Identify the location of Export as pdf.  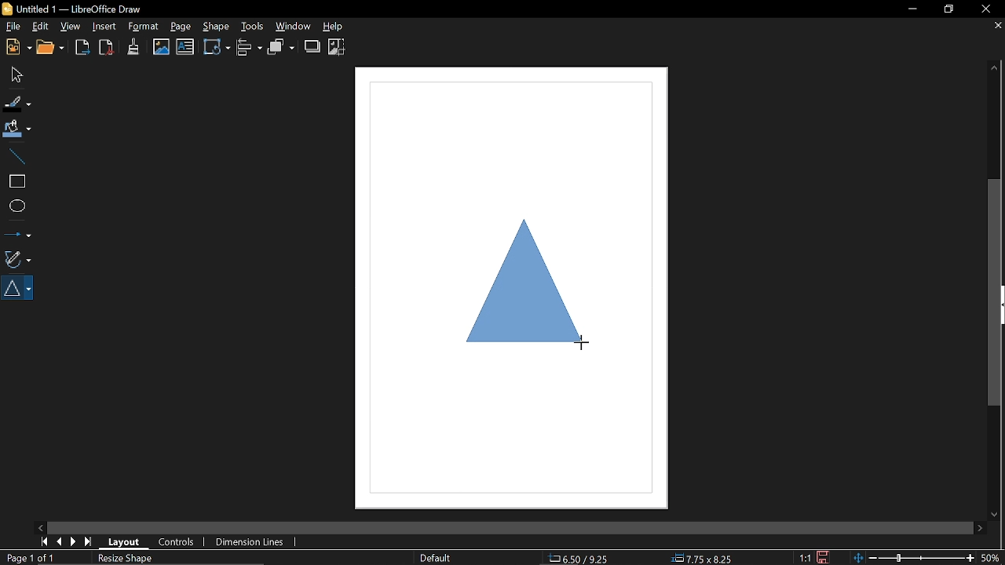
(107, 48).